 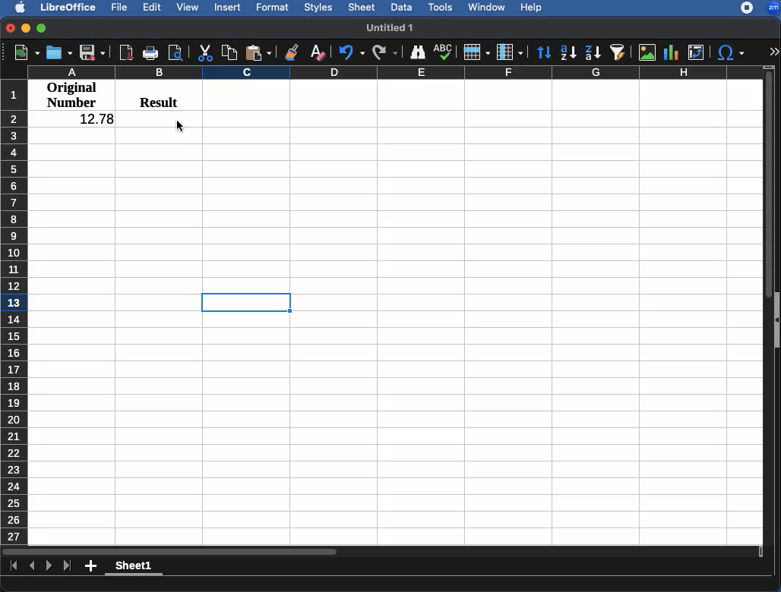 I want to click on Chart, so click(x=672, y=51).